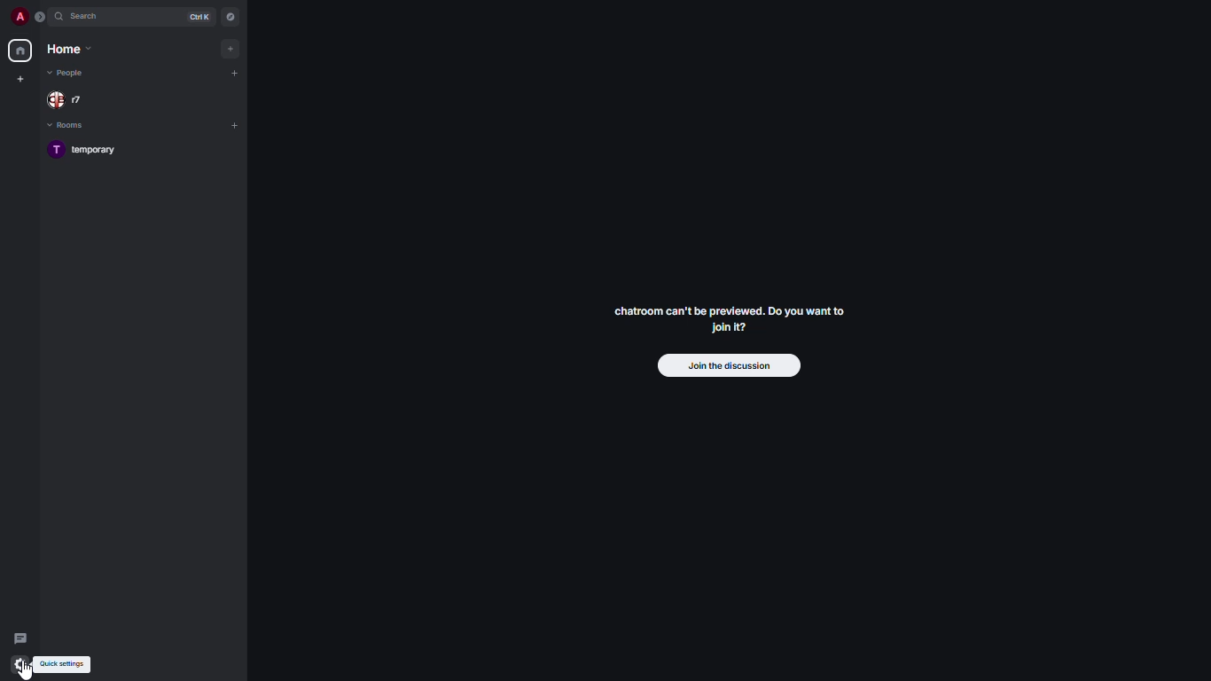  I want to click on quick settings, so click(66, 663).